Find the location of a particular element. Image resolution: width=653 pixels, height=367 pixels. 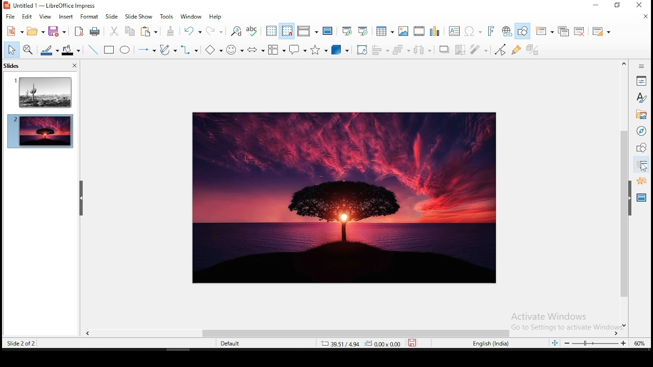

new slide is located at coordinates (543, 31).